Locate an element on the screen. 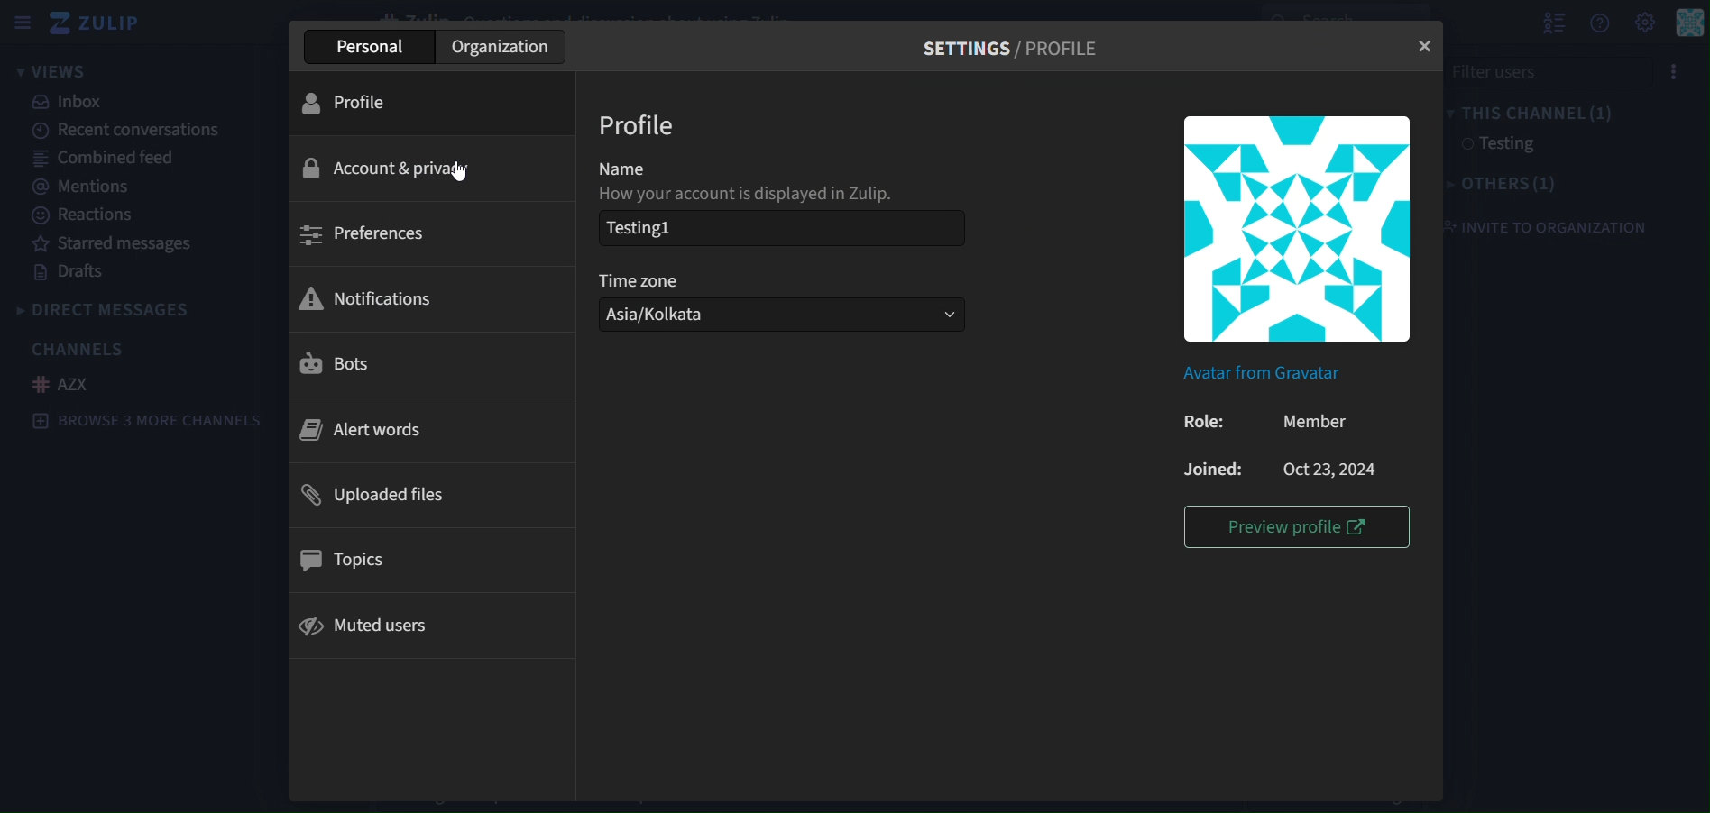 This screenshot has height=813, width=1710. close is located at coordinates (1425, 45).